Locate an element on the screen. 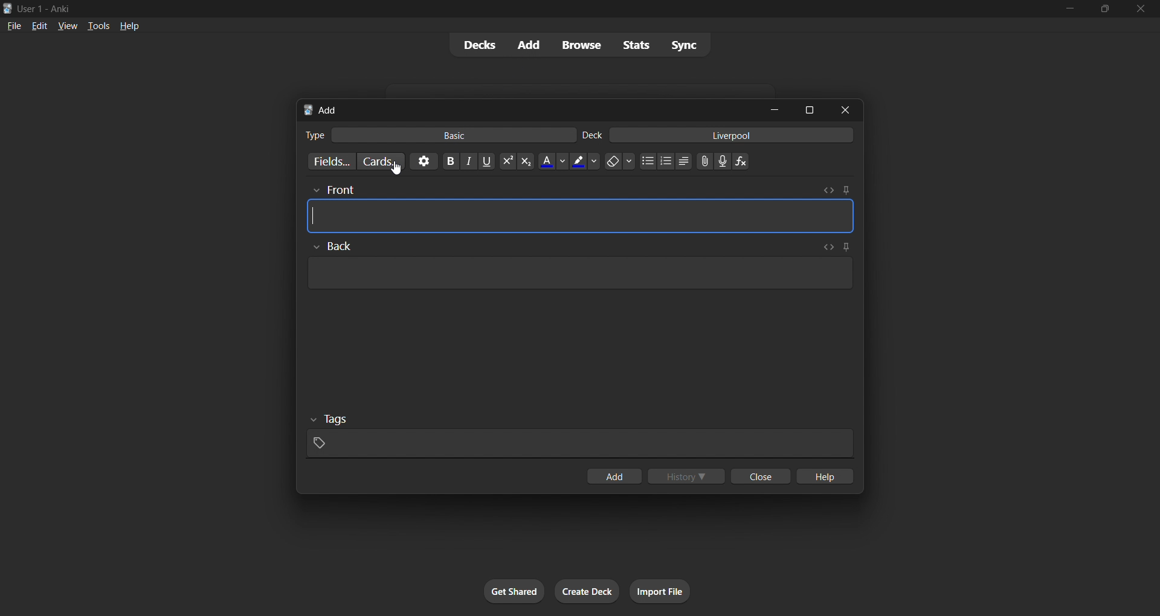  stats is located at coordinates (636, 47).